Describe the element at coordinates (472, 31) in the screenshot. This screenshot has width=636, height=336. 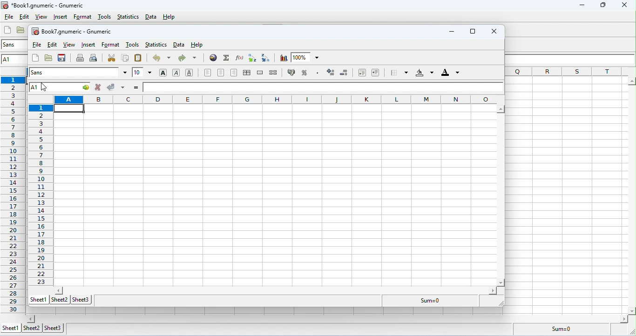
I see `maximize` at that location.